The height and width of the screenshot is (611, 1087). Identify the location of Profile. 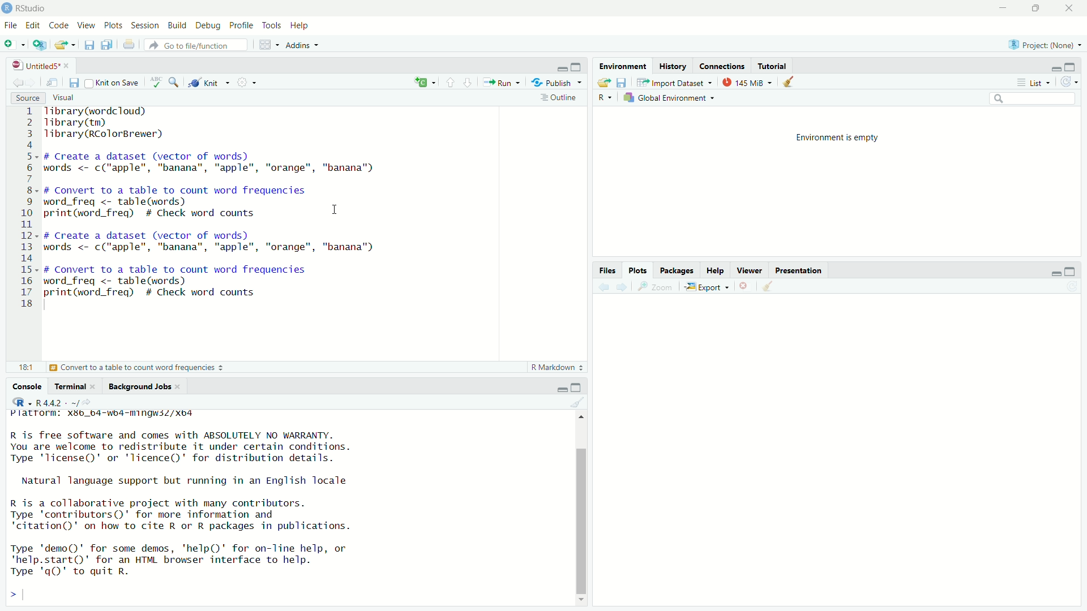
(242, 26).